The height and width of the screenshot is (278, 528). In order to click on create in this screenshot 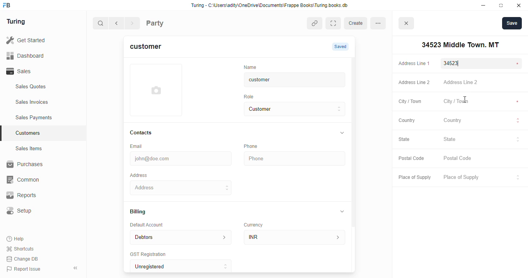, I will do `click(357, 23)`.